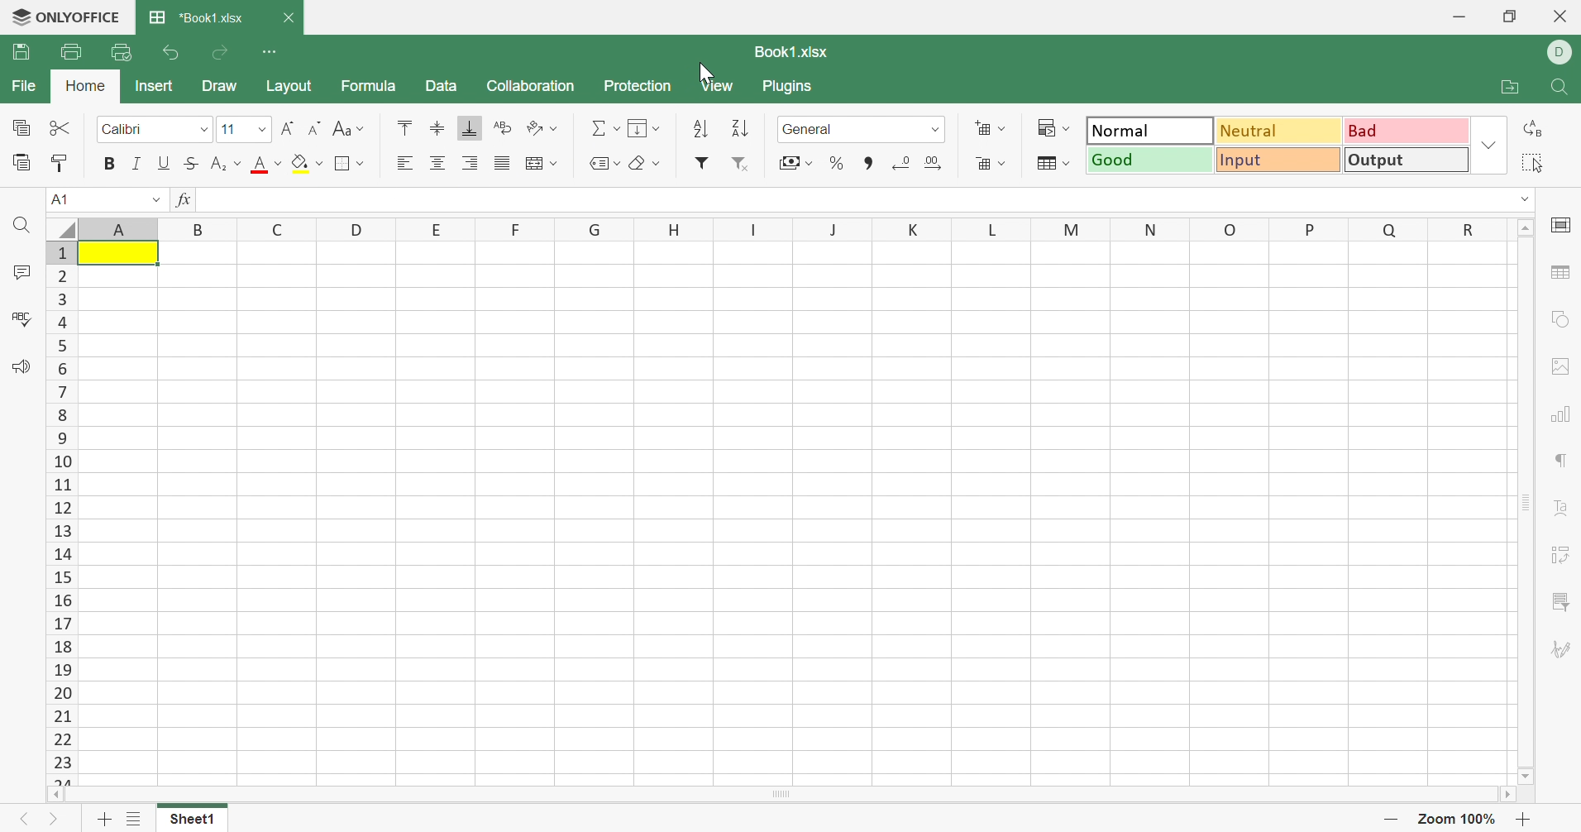 The height and width of the screenshot is (832, 1581). Describe the element at coordinates (933, 161) in the screenshot. I see `Increase decimal` at that location.